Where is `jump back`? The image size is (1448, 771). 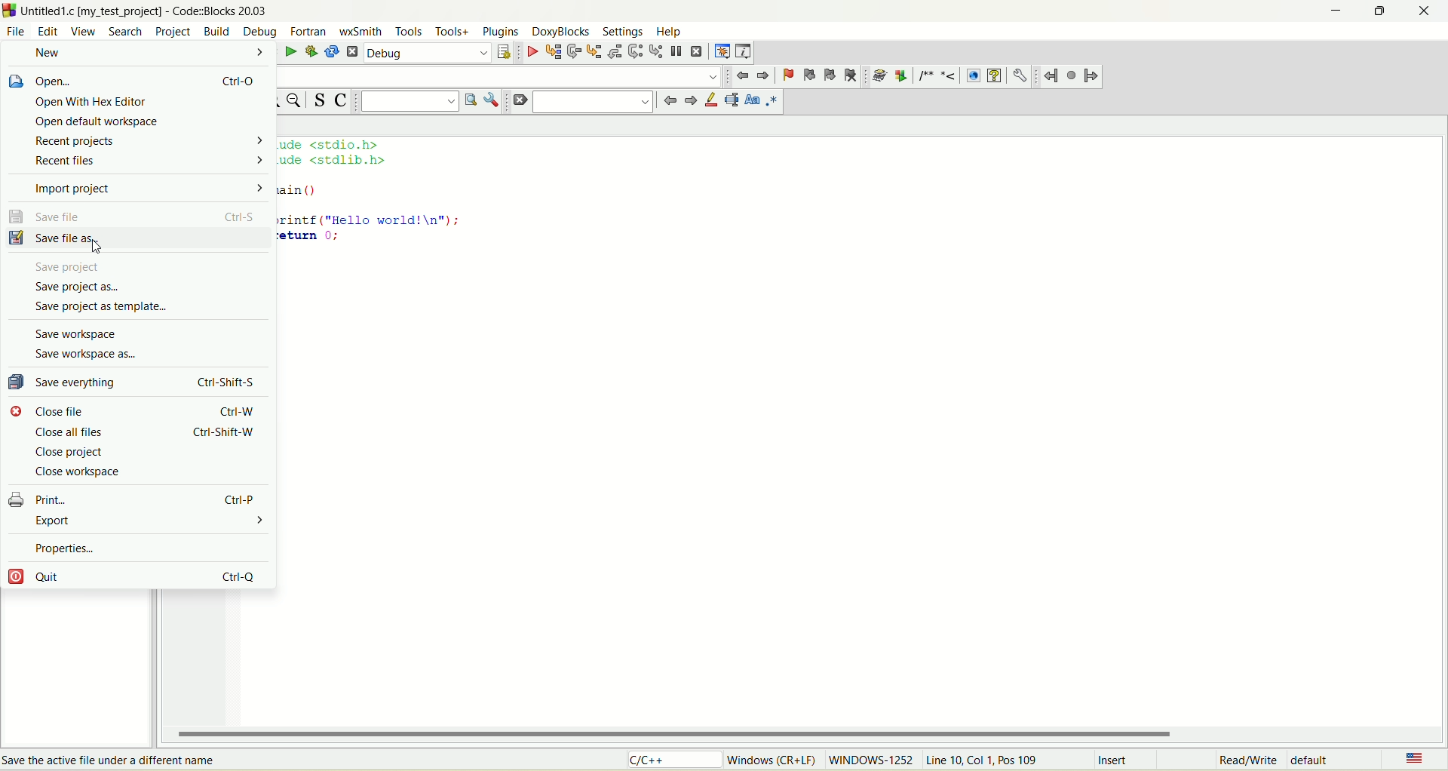 jump back is located at coordinates (667, 100).